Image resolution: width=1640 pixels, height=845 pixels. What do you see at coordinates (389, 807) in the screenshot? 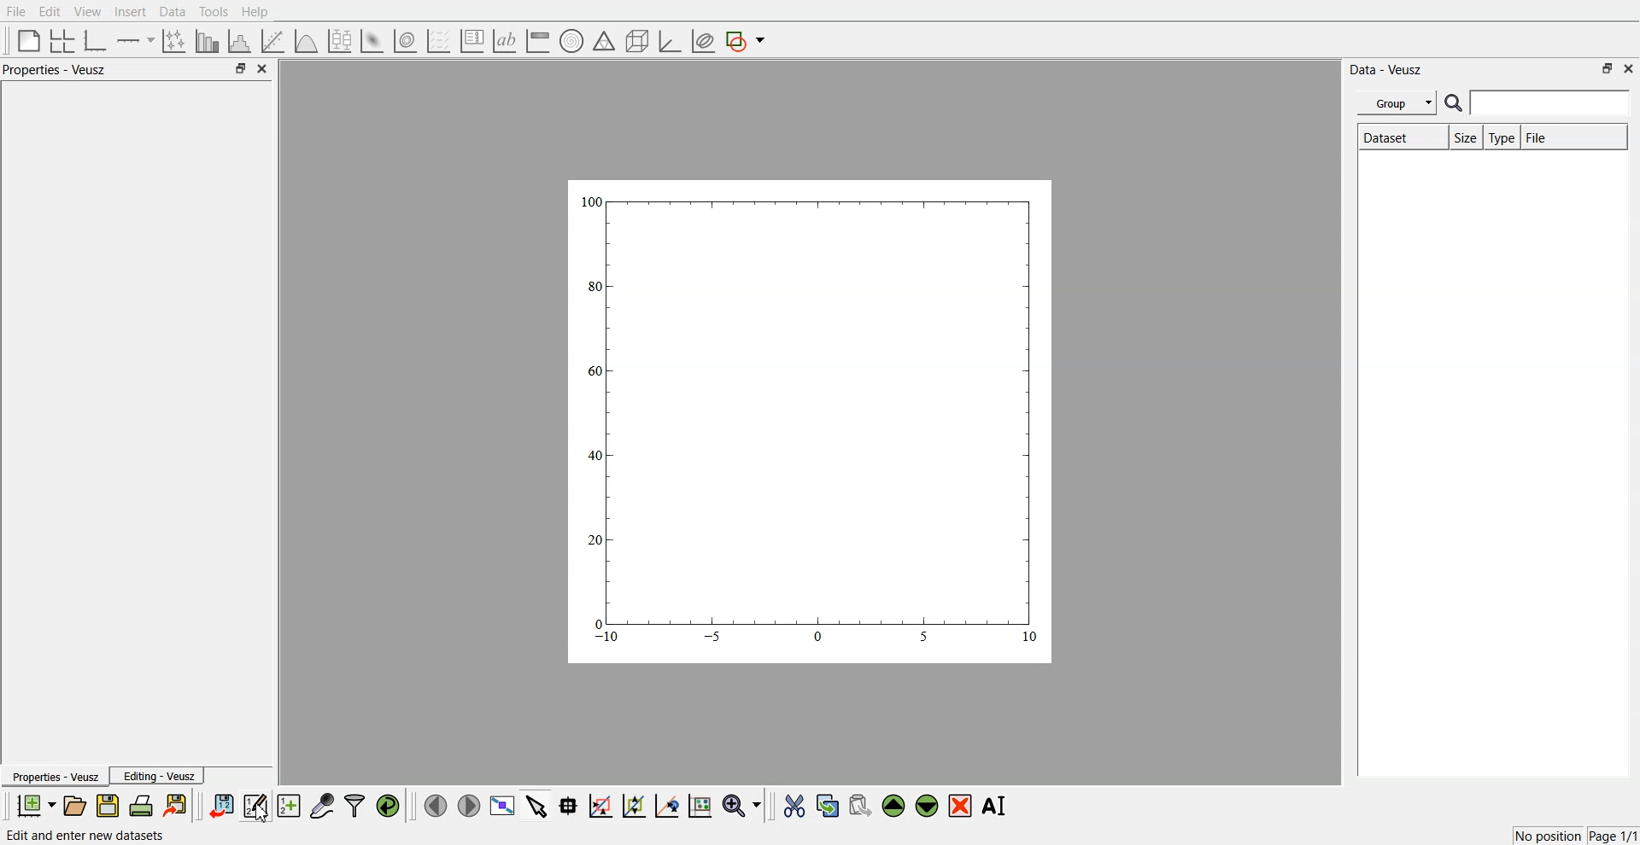
I see `reload the data points` at bounding box center [389, 807].